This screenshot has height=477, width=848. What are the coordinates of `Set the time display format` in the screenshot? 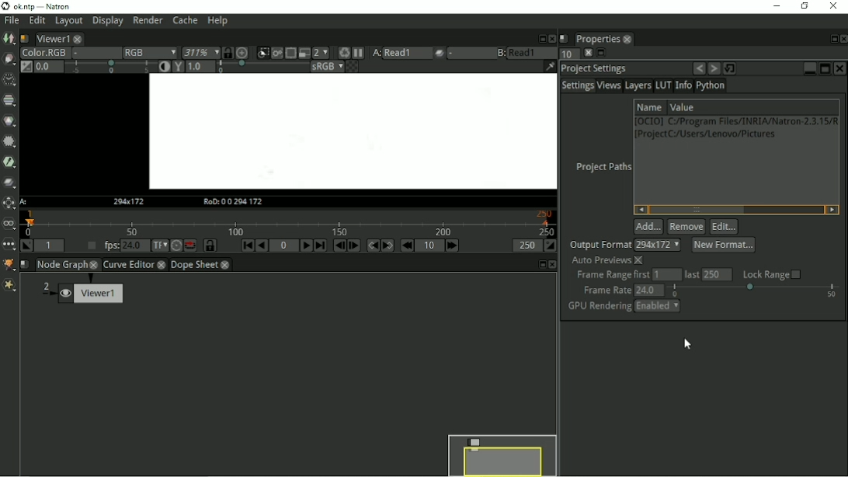 It's located at (160, 245).